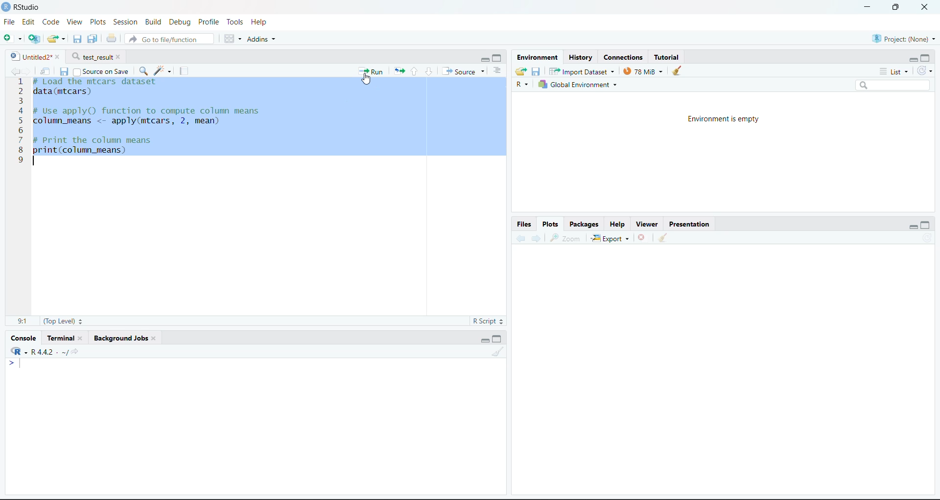 This screenshot has height=500, width=940. I want to click on Source on Save, so click(104, 71).